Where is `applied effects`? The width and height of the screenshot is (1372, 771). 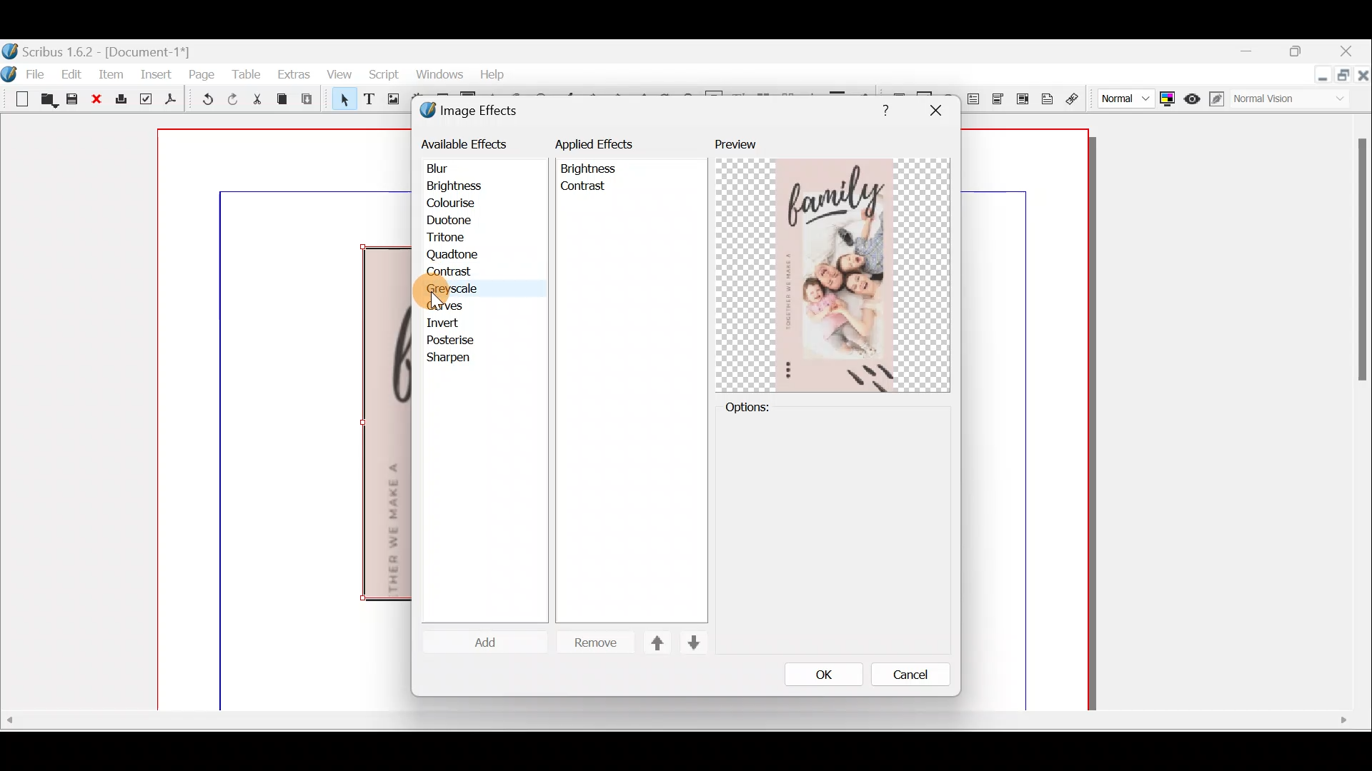 applied effects is located at coordinates (627, 143).